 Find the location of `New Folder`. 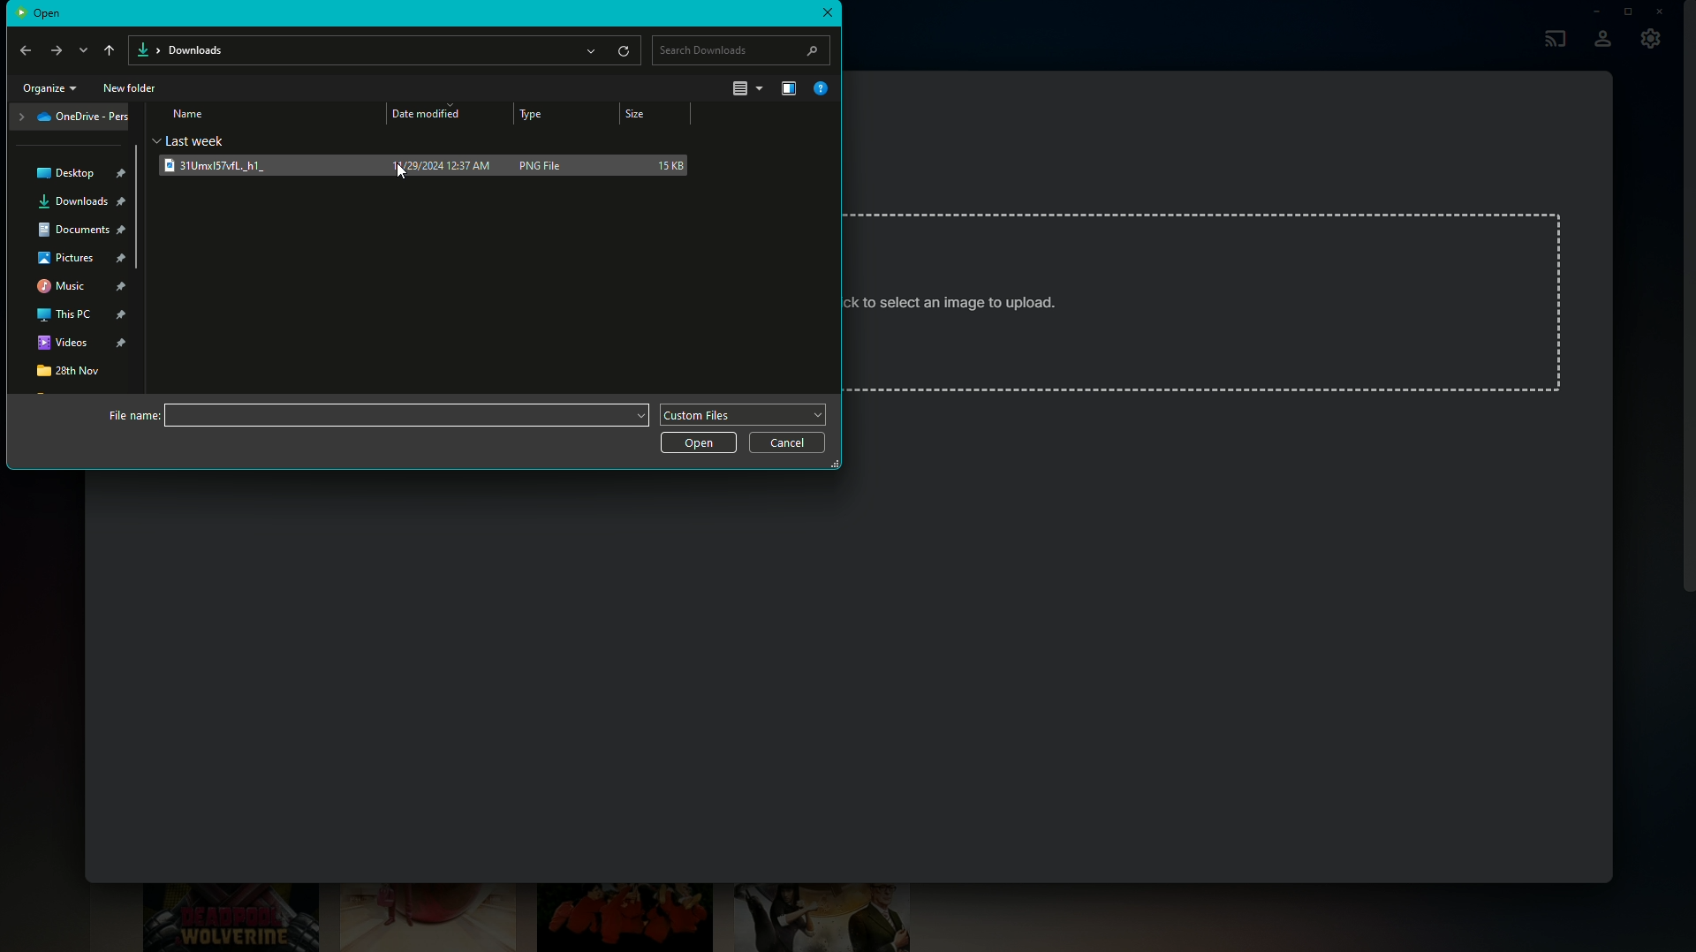

New Folder is located at coordinates (131, 90).